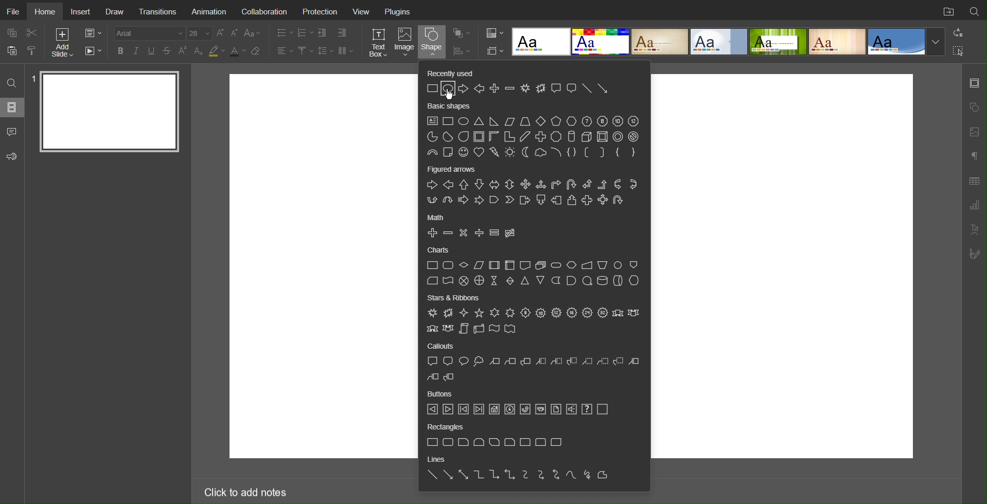 The height and width of the screenshot is (504, 987). Describe the element at coordinates (325, 50) in the screenshot. I see `Line Spacing` at that location.